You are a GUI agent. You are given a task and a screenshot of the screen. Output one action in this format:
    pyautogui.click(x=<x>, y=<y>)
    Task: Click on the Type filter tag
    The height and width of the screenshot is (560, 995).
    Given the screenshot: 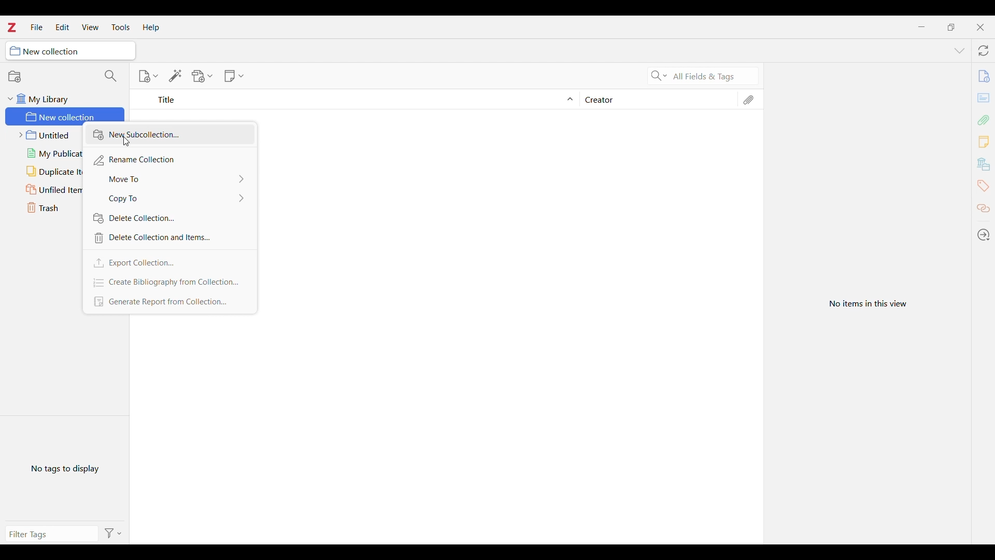 What is the action you would take?
    pyautogui.click(x=45, y=536)
    